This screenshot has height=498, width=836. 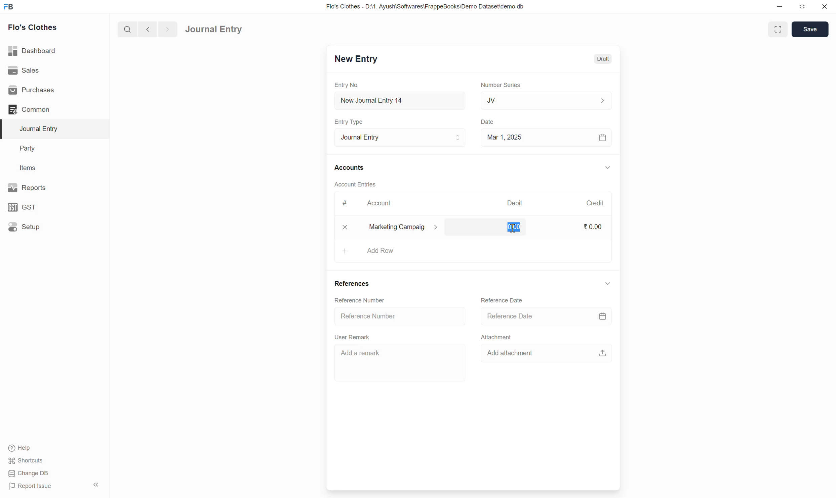 I want to click on resize, so click(x=801, y=7).